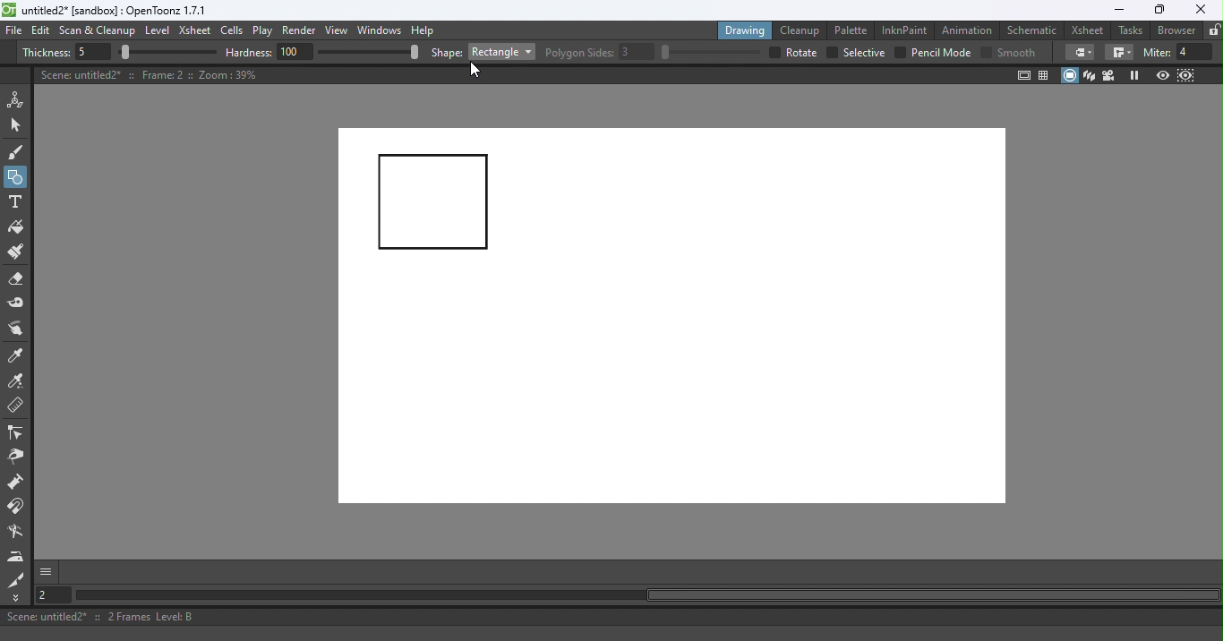  Describe the element at coordinates (1019, 52) in the screenshot. I see `smooth` at that location.